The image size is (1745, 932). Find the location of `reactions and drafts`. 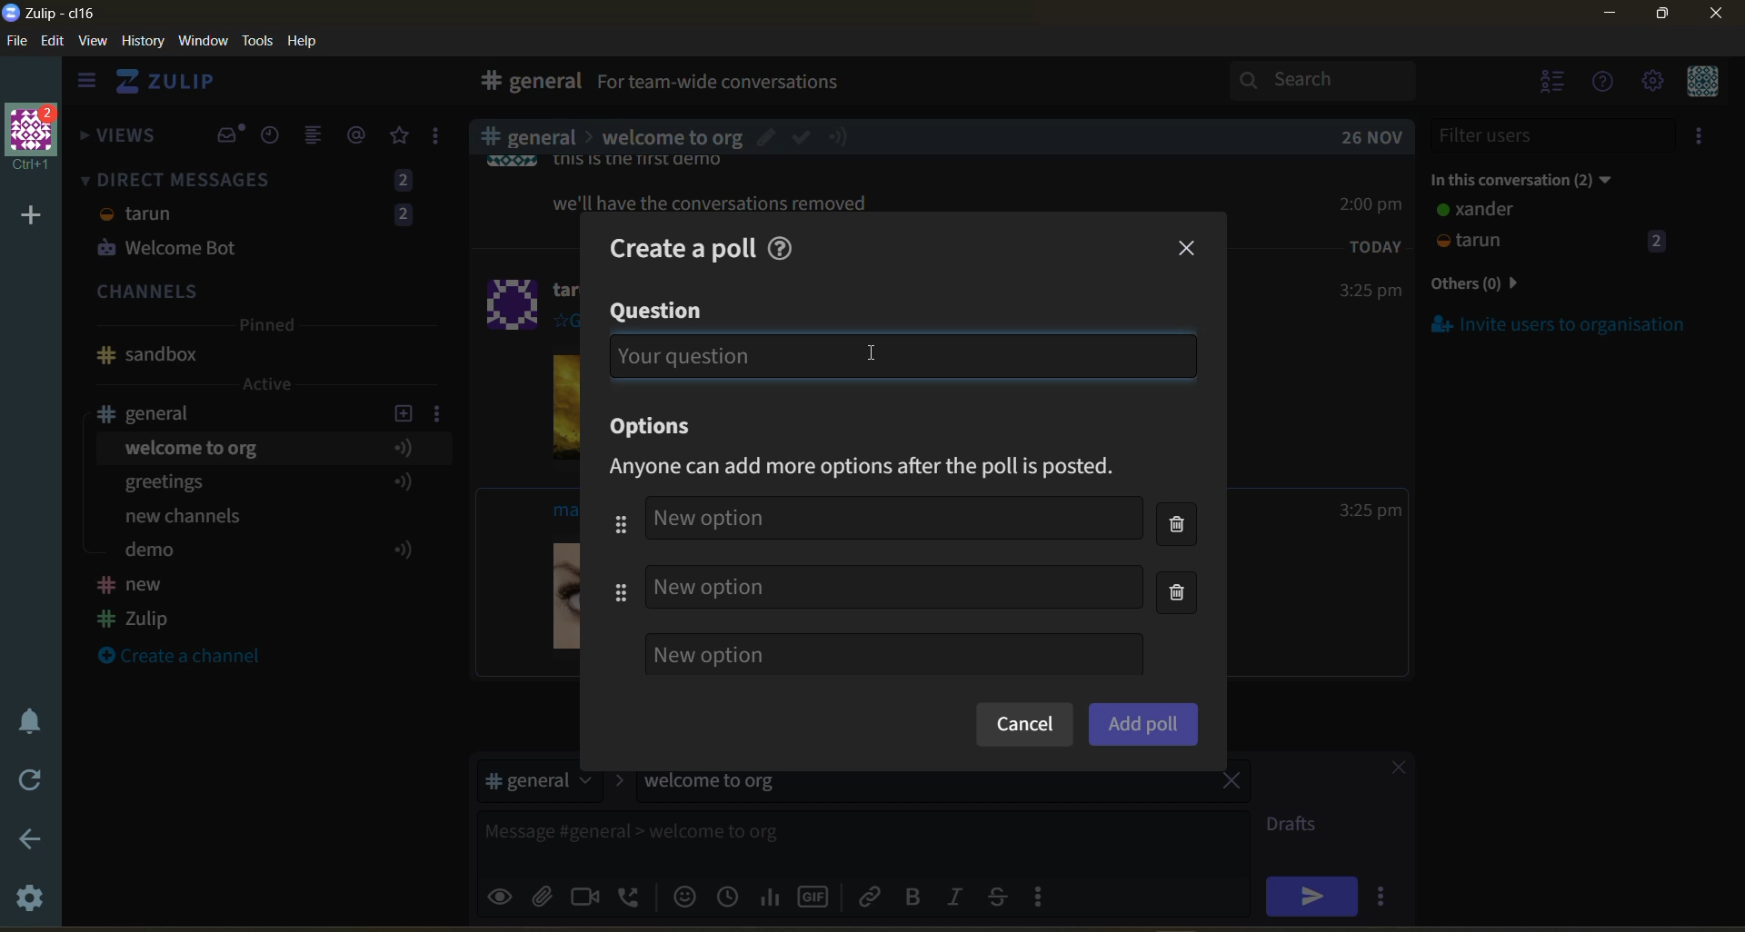

reactions and drafts is located at coordinates (443, 140).